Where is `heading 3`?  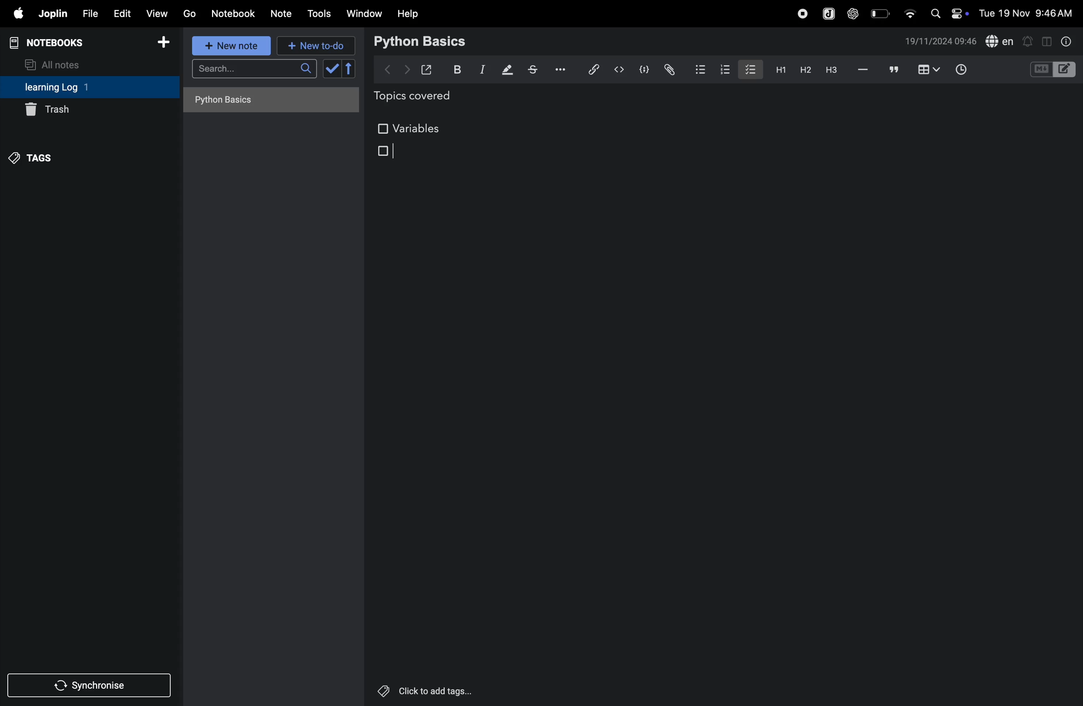 heading 3 is located at coordinates (831, 70).